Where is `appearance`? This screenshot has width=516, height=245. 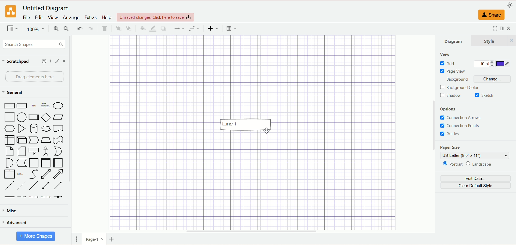
appearance is located at coordinates (509, 5).